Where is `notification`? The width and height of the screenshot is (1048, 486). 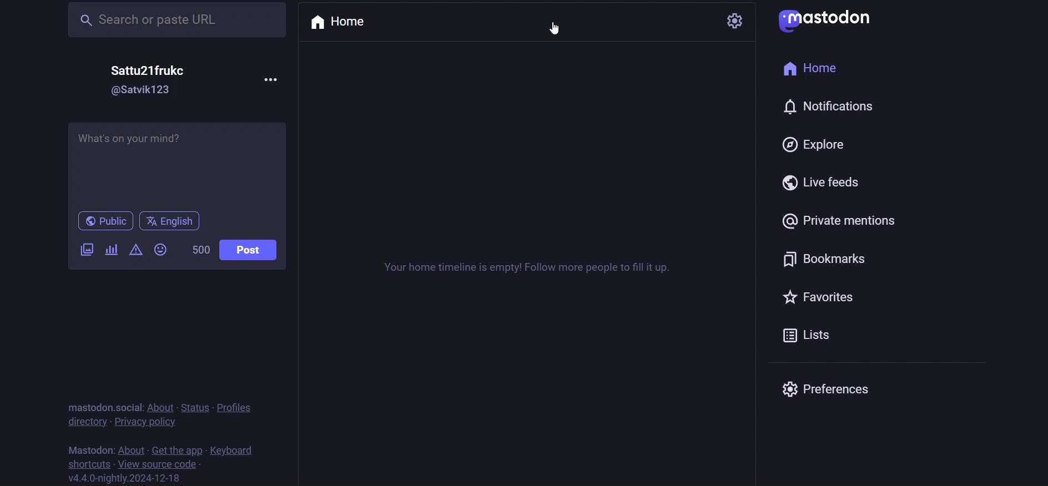 notification is located at coordinates (832, 107).